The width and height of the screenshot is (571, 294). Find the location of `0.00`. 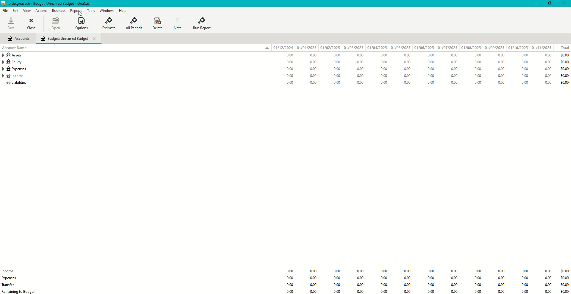

0.00 is located at coordinates (357, 62).